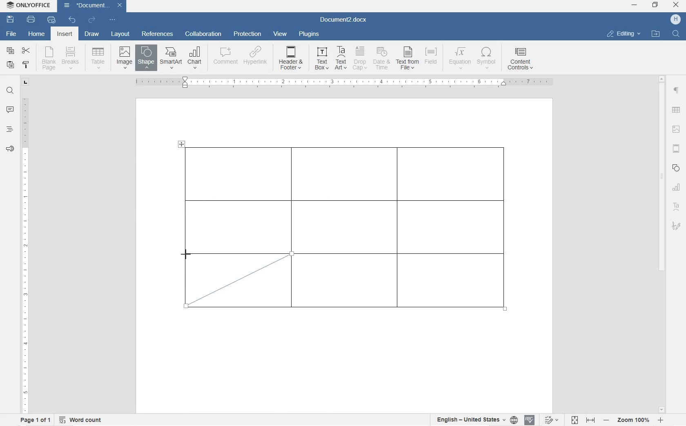 The width and height of the screenshot is (686, 426). What do you see at coordinates (10, 110) in the screenshot?
I see `comment` at bounding box center [10, 110].